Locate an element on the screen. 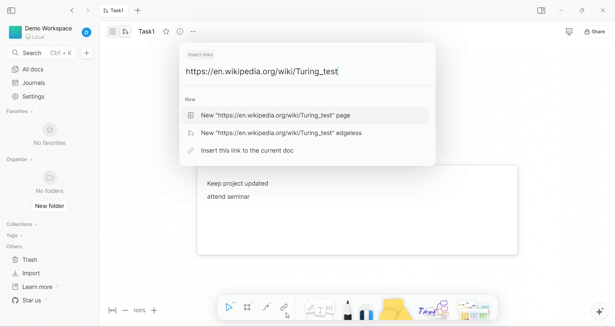  new document is located at coordinates (87, 54).